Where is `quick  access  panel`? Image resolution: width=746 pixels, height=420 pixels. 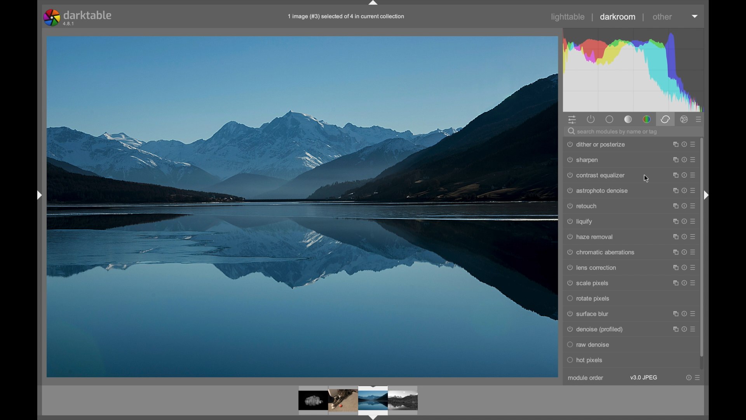 quick  access  panel is located at coordinates (573, 119).